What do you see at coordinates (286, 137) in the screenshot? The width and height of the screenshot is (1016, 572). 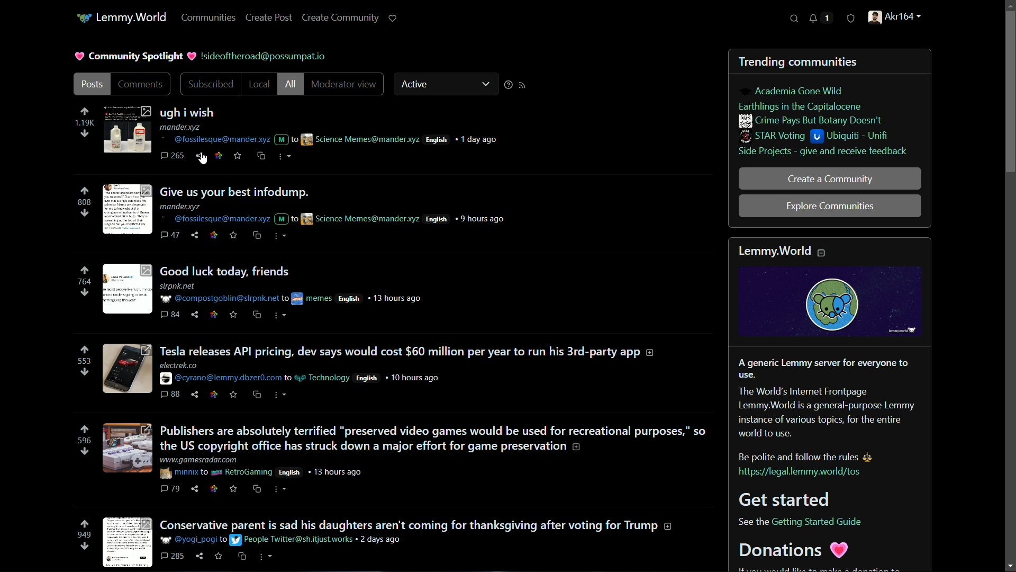 I see `M to` at bounding box center [286, 137].